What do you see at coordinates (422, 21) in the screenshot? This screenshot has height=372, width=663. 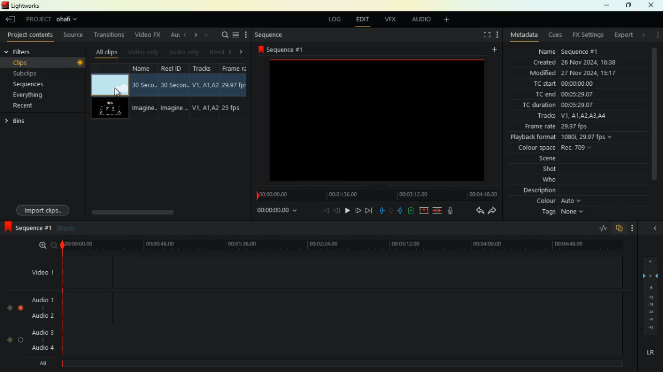 I see `audio` at bounding box center [422, 21].